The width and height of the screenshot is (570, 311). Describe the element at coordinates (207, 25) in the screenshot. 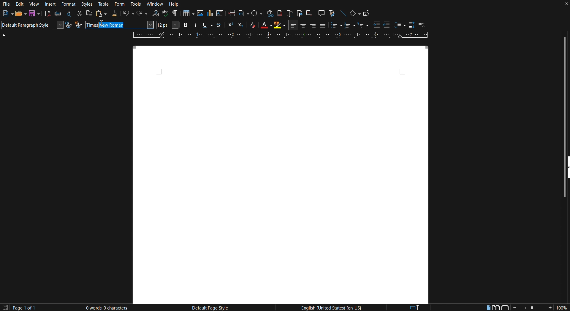

I see `Underline` at that location.